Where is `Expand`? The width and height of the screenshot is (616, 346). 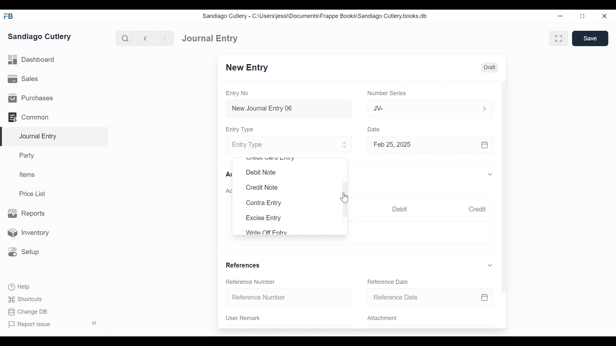 Expand is located at coordinates (490, 265).